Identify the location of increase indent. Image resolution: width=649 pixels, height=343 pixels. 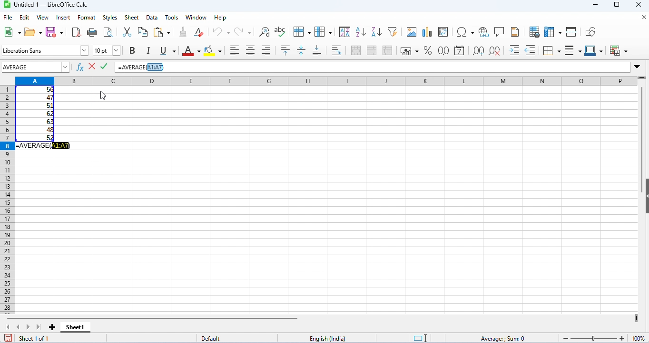
(514, 49).